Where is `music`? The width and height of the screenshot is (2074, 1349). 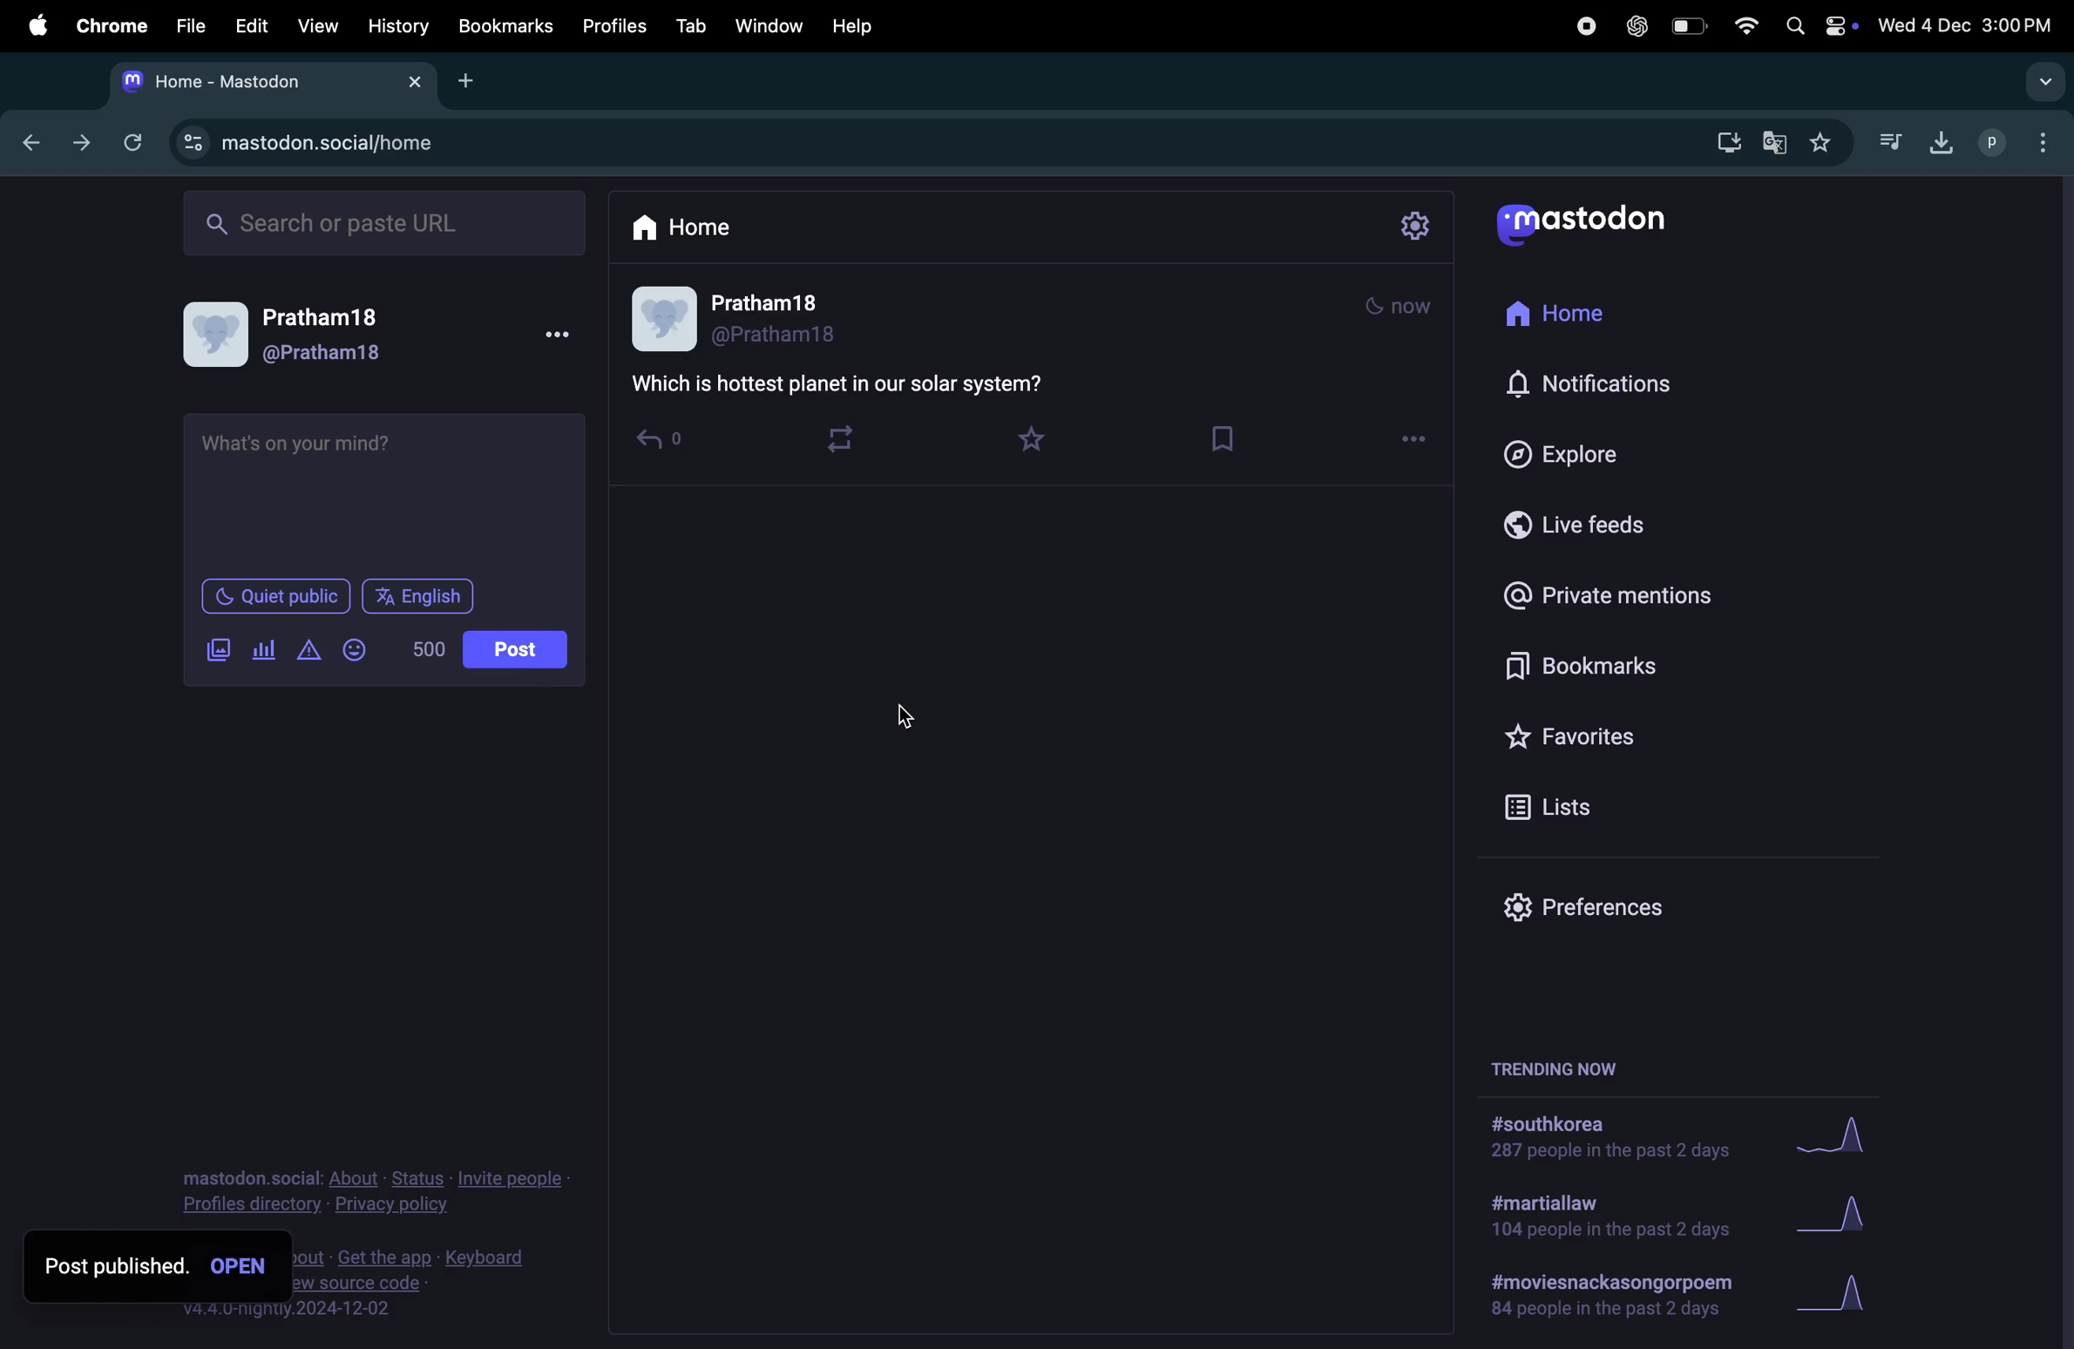
music is located at coordinates (1888, 137).